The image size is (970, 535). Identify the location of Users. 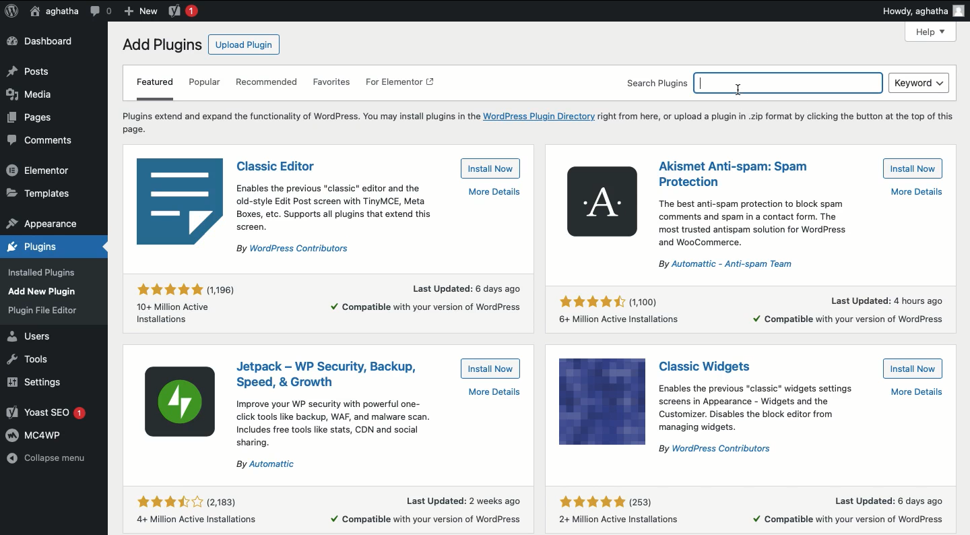
(34, 336).